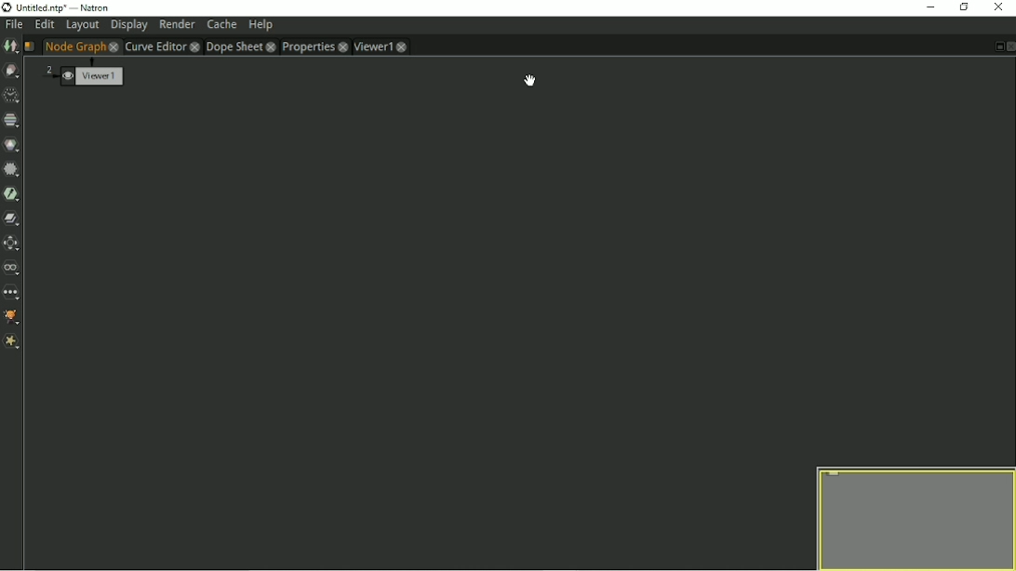 The height and width of the screenshot is (571, 1016). Describe the element at coordinates (154, 46) in the screenshot. I see `Curve Editor` at that location.